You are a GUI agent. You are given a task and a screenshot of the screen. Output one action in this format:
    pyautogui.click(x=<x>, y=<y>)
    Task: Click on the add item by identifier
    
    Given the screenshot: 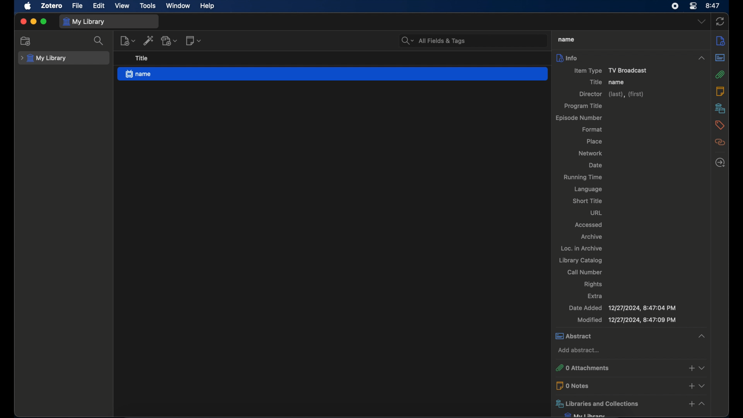 What is the action you would take?
    pyautogui.click(x=149, y=41)
    